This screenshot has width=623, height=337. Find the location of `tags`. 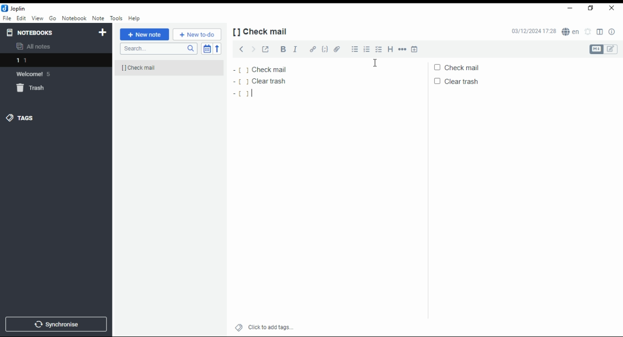

tags is located at coordinates (25, 120).